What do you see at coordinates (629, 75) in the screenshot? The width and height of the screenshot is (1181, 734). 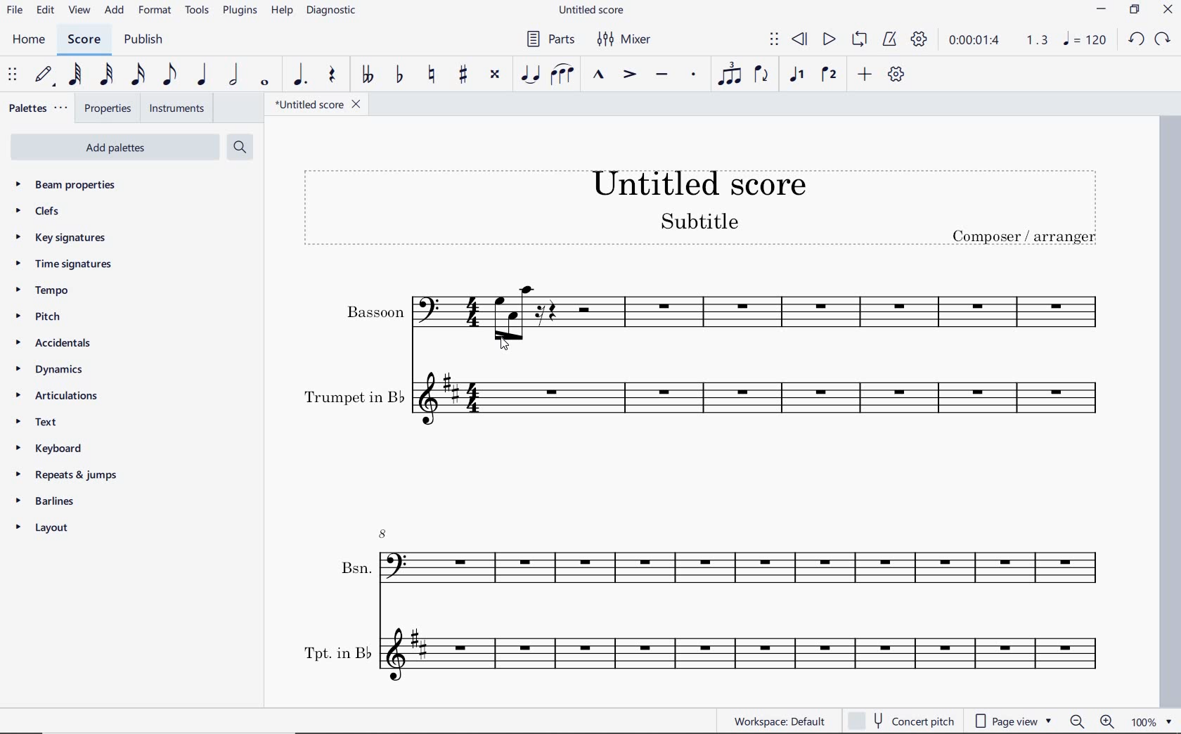 I see `accent` at bounding box center [629, 75].